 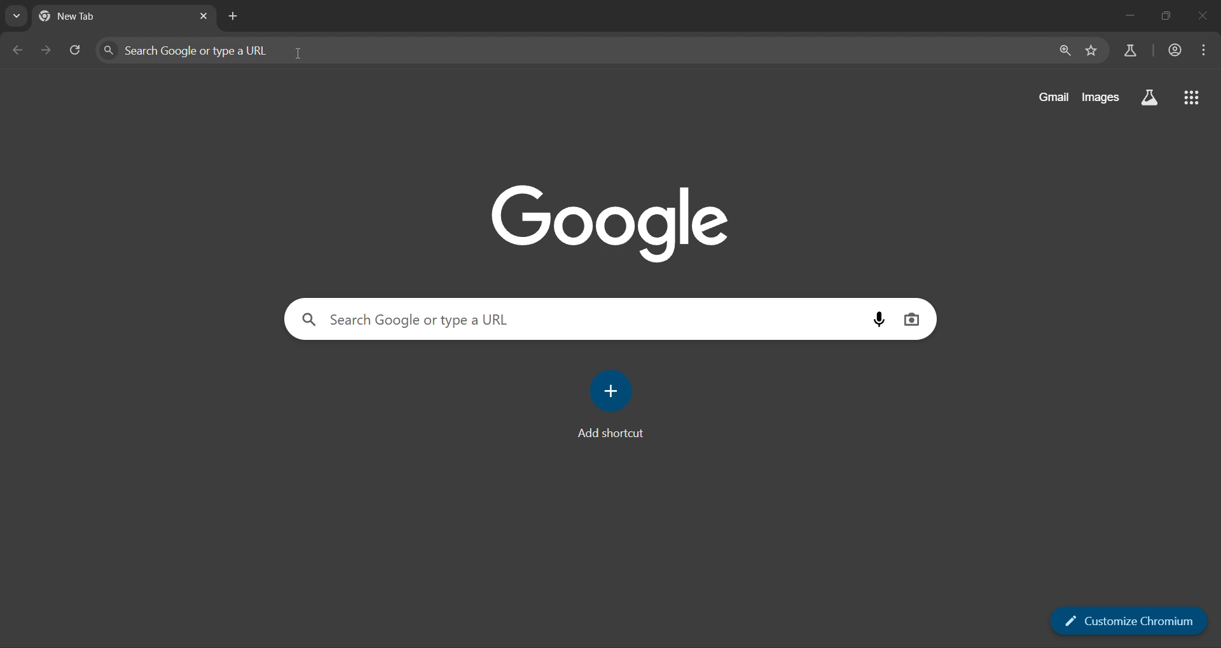 I want to click on close, so click(x=1201, y=17).